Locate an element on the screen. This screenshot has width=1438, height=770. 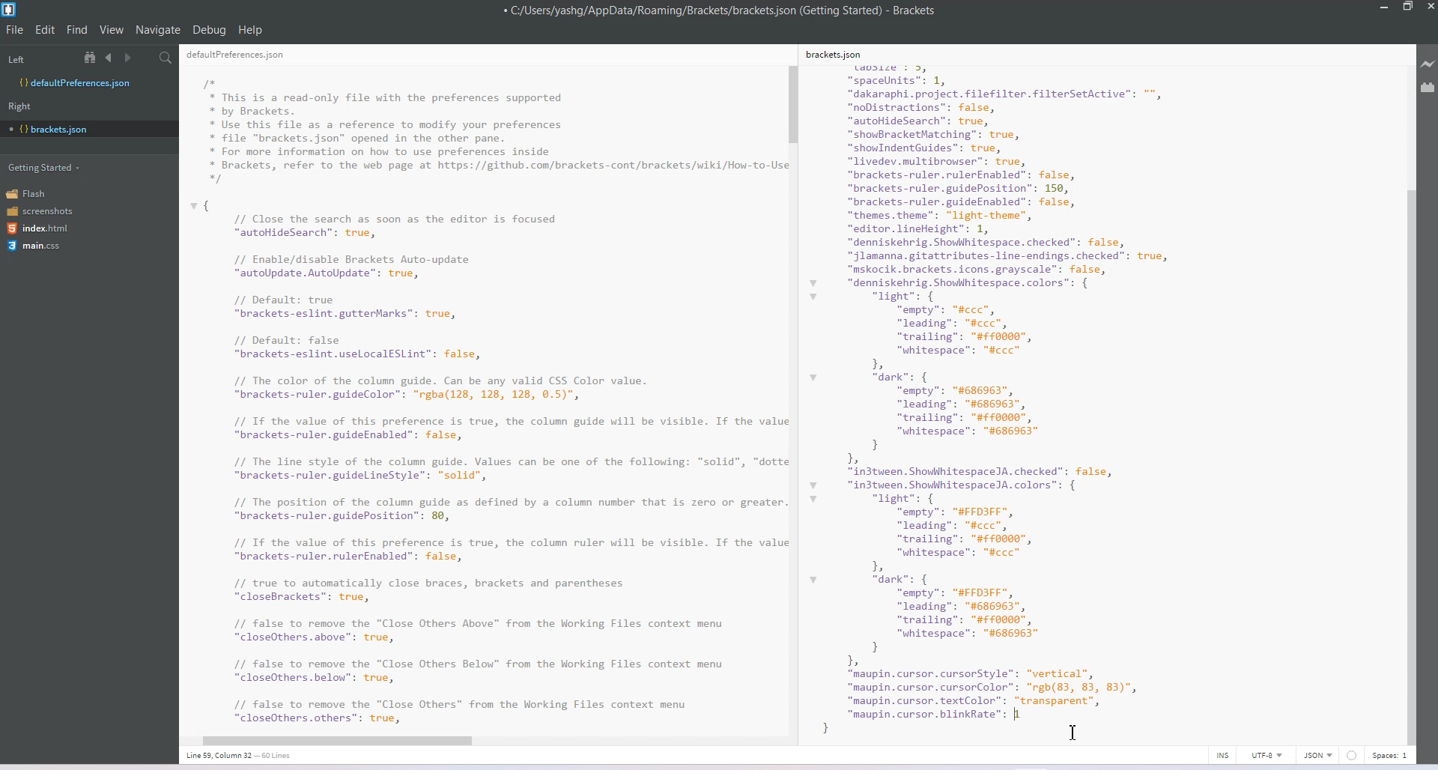
Debug is located at coordinates (209, 29).